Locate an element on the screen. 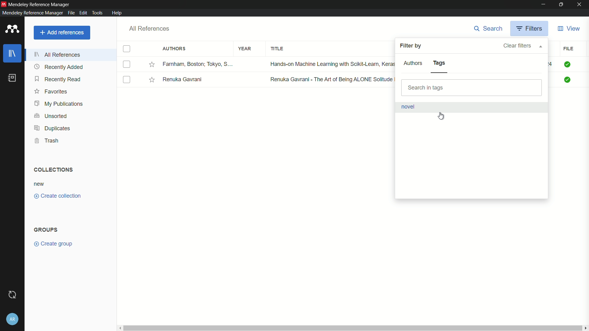  create group is located at coordinates (53, 244).